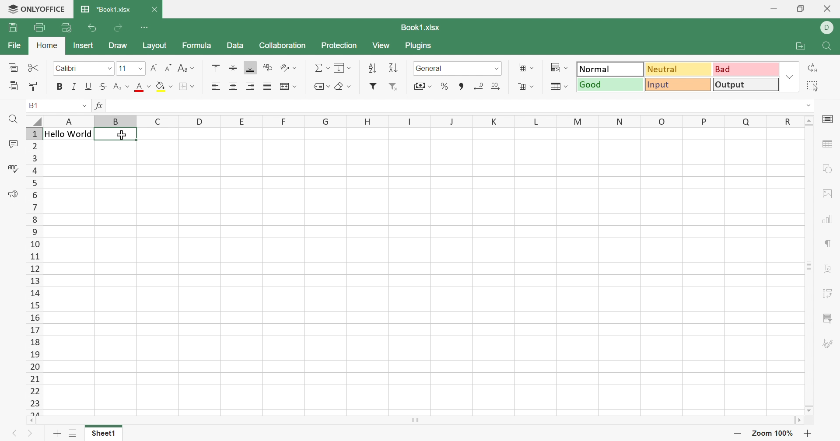 The height and width of the screenshot is (441, 840). Describe the element at coordinates (99, 106) in the screenshot. I see `fx` at that location.